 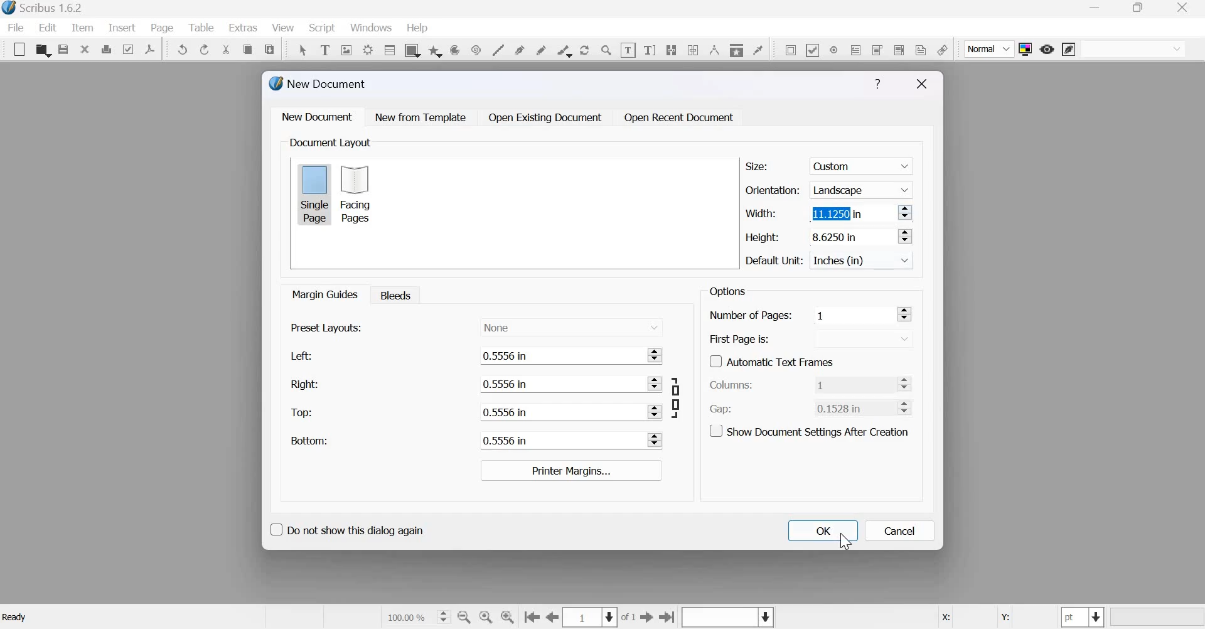 What do you see at coordinates (850, 212) in the screenshot?
I see `11.1250 in` at bounding box center [850, 212].